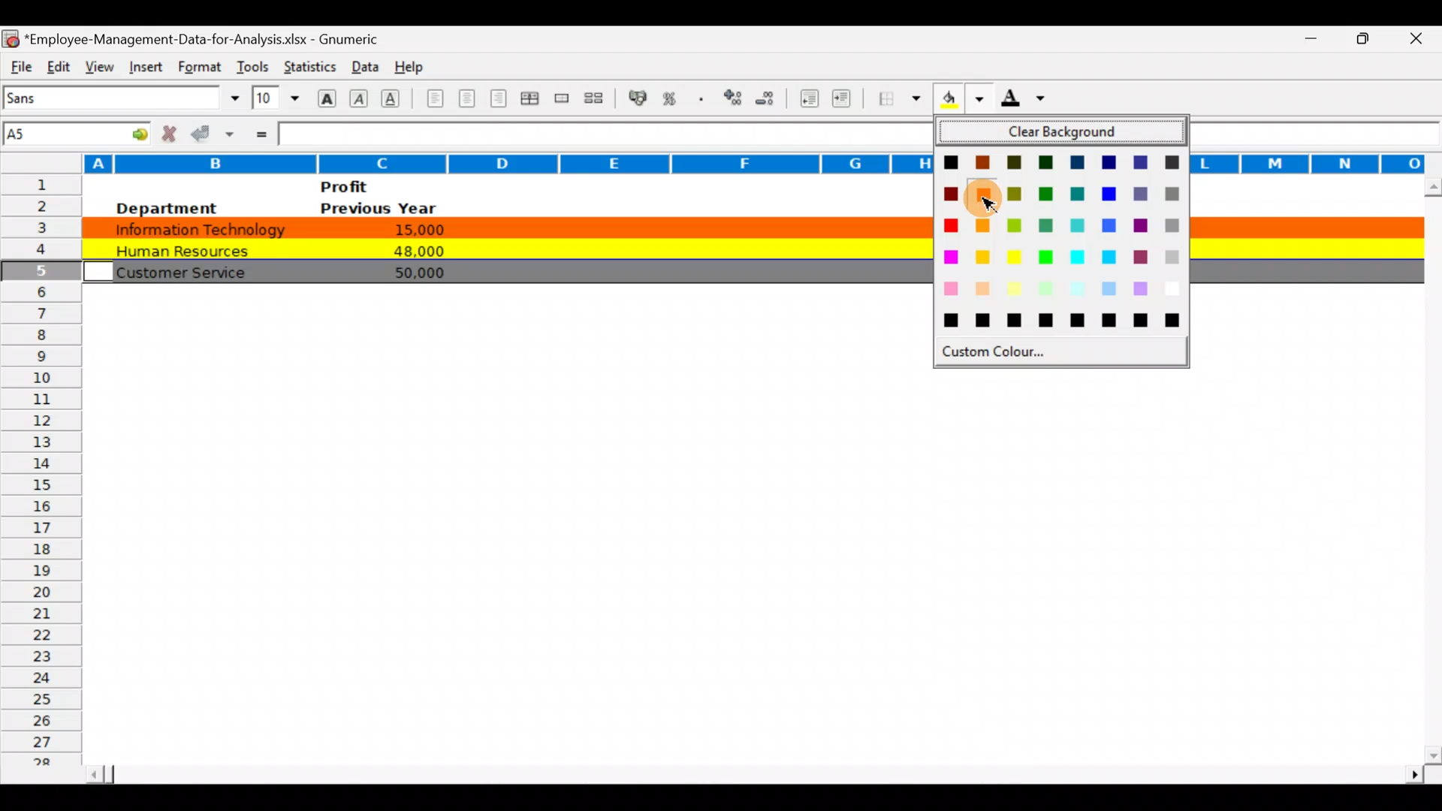 The height and width of the screenshot is (811, 1442). I want to click on Align left, so click(433, 98).